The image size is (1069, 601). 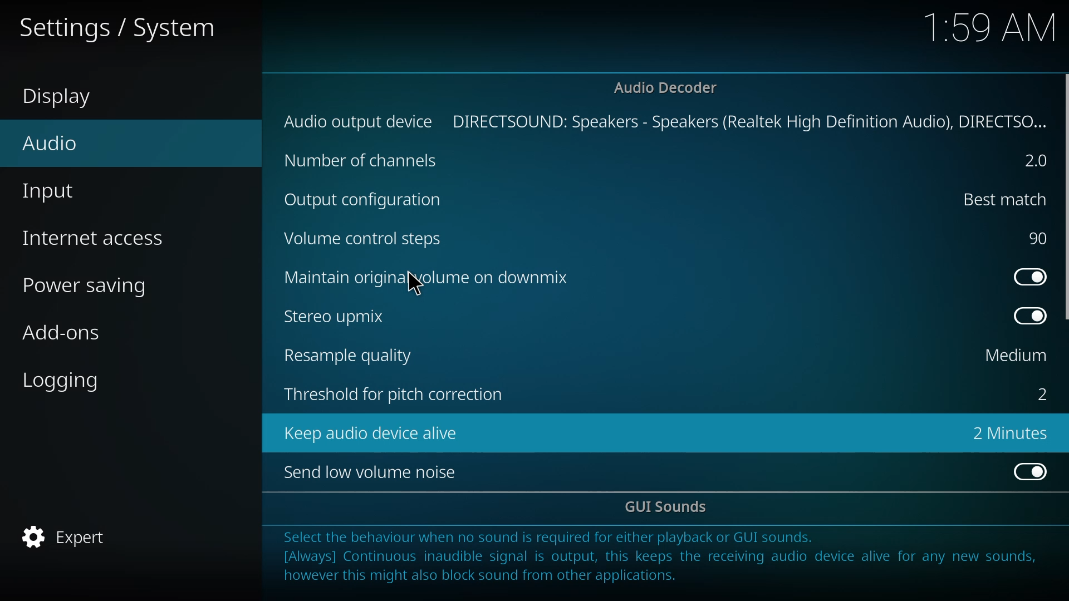 I want to click on number of channels, so click(x=362, y=161).